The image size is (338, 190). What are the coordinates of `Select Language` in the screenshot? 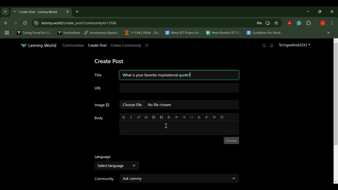 It's located at (116, 166).